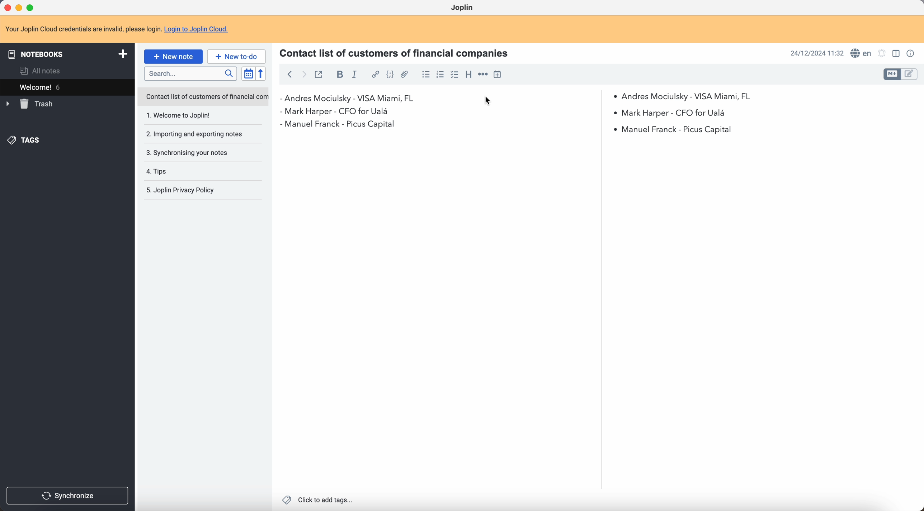 The width and height of the screenshot is (924, 511). Describe the element at coordinates (66, 53) in the screenshot. I see `notebooks` at that location.